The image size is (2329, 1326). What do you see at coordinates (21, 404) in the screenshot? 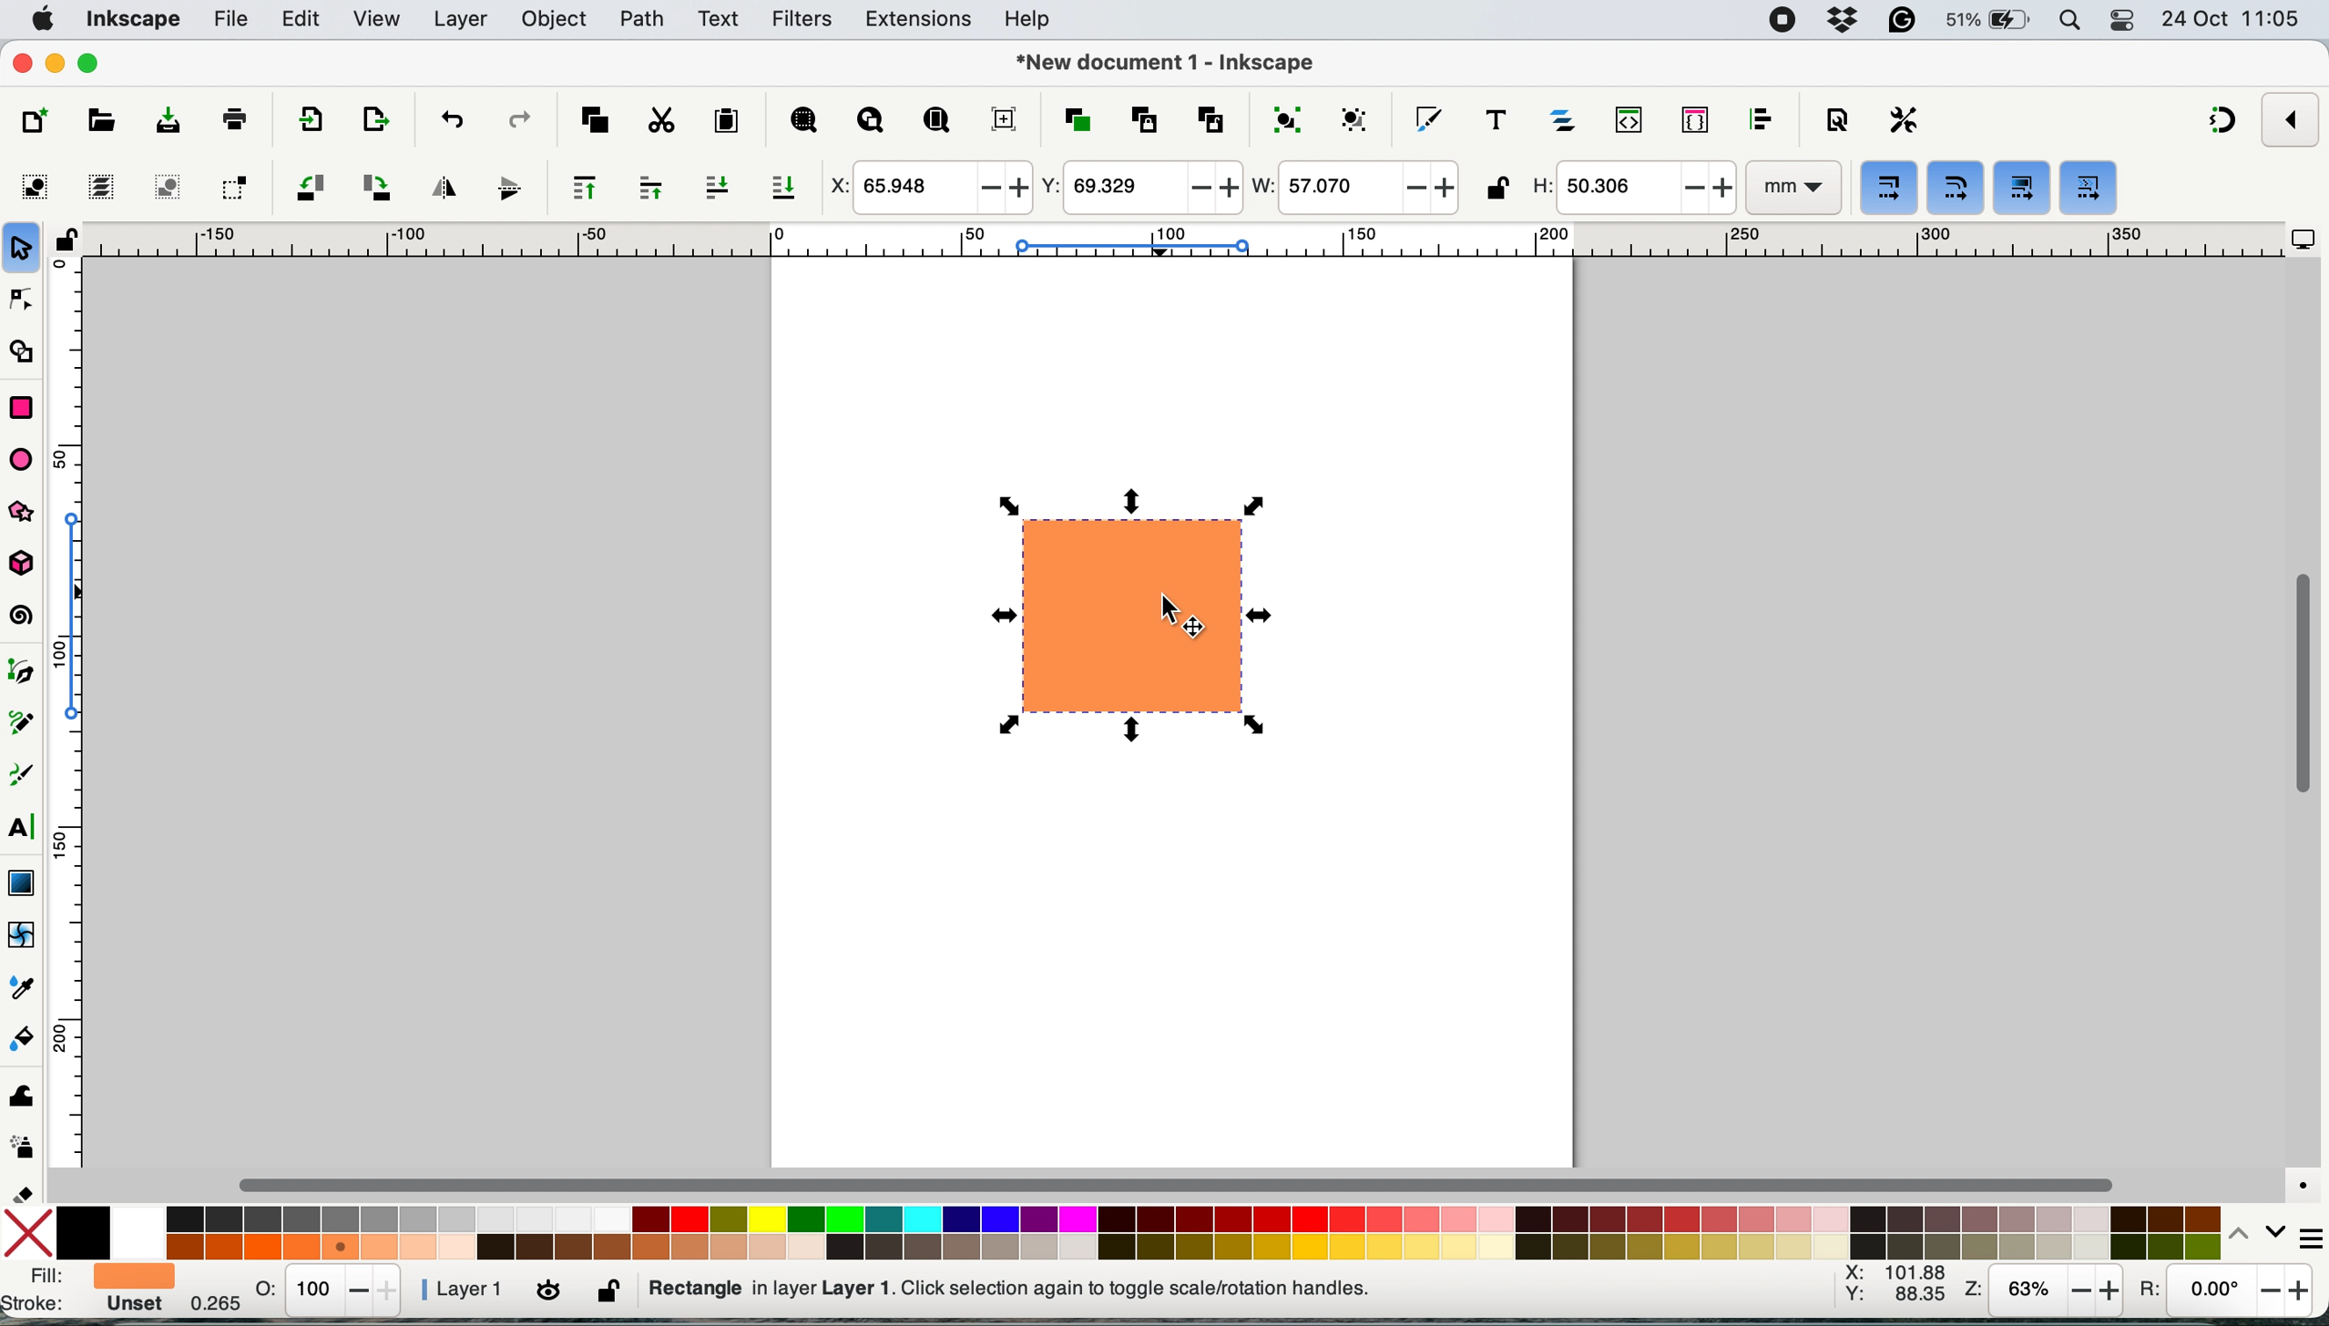
I see `rectangle tool` at bounding box center [21, 404].